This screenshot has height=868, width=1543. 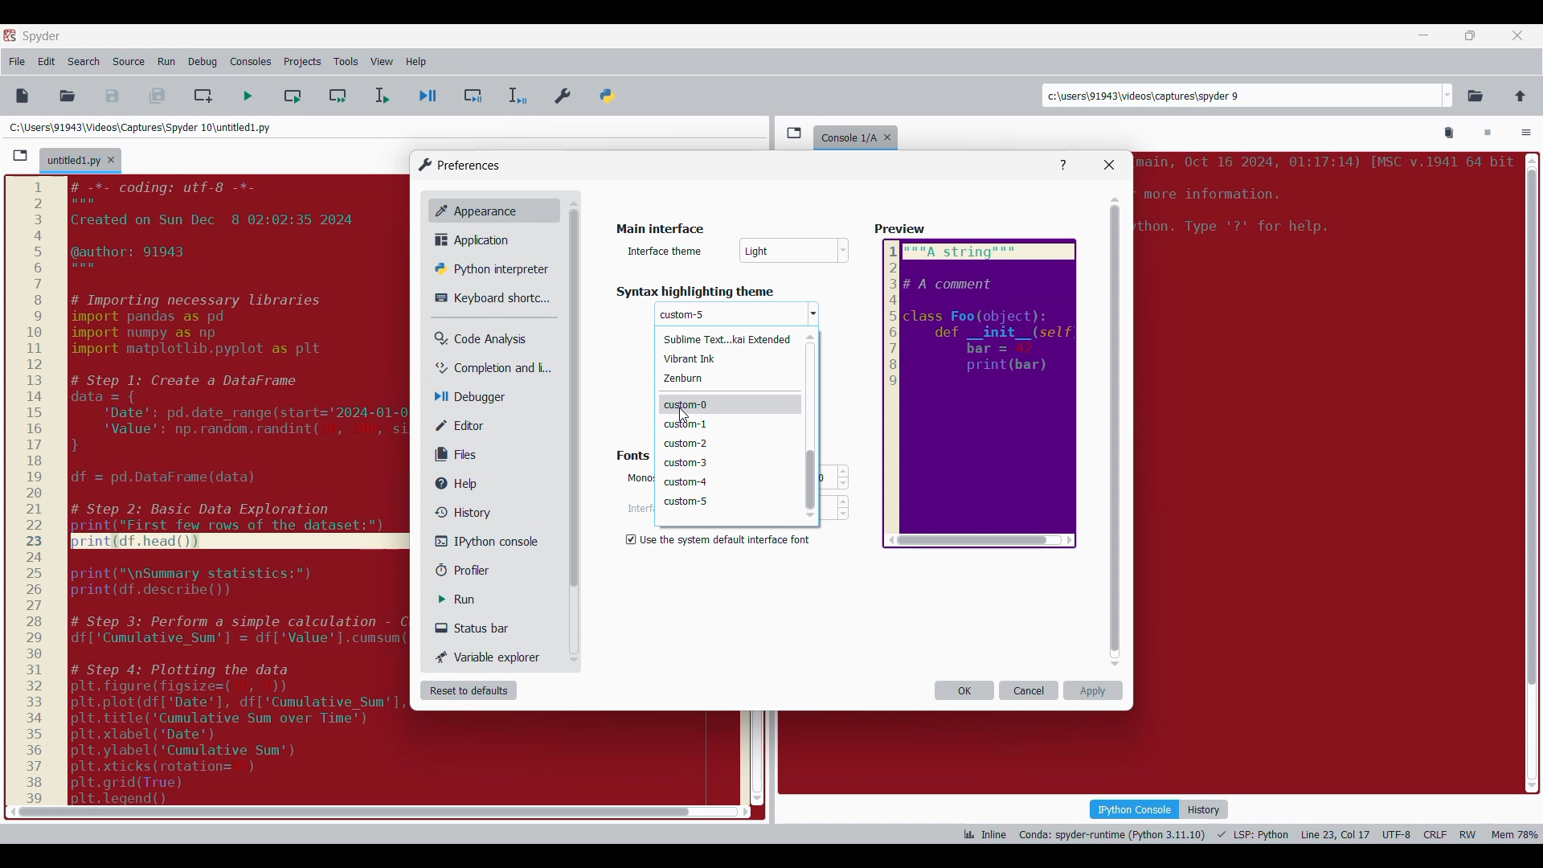 I want to click on Variable explorer, so click(x=489, y=657).